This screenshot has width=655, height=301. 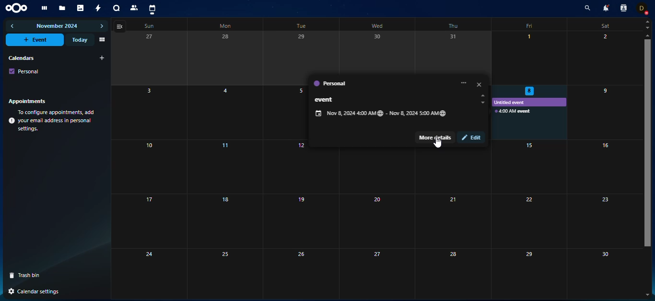 What do you see at coordinates (480, 84) in the screenshot?
I see `close` at bounding box center [480, 84].